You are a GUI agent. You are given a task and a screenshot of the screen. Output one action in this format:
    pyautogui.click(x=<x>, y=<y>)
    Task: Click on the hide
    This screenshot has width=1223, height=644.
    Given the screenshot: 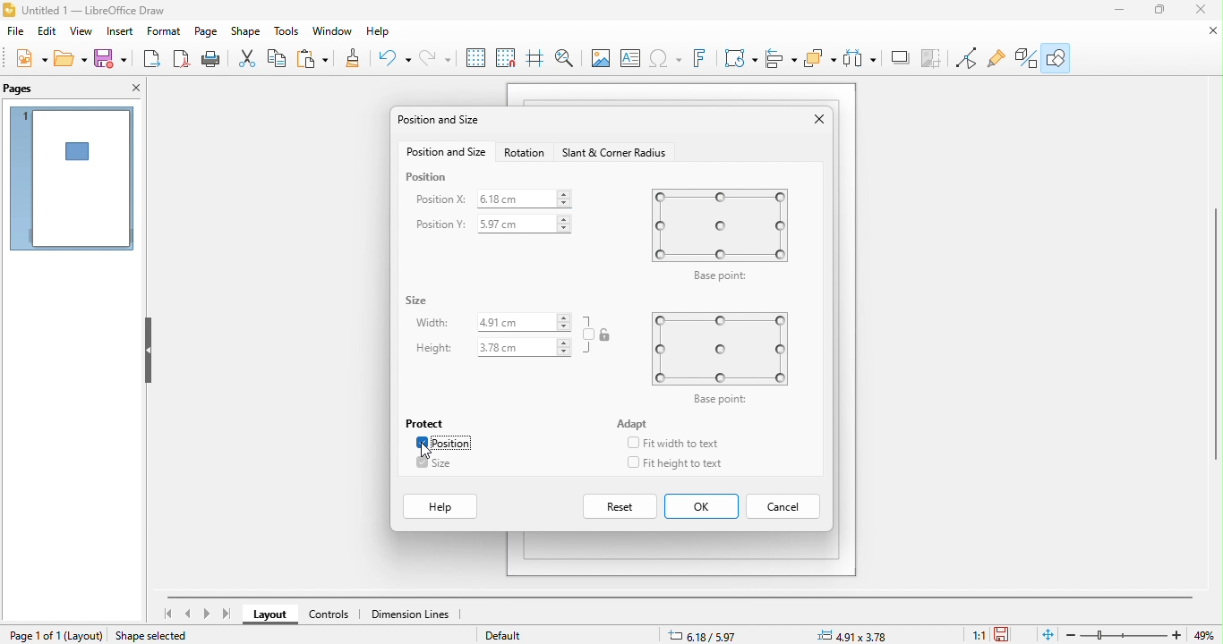 What is the action you would take?
    pyautogui.click(x=146, y=352)
    